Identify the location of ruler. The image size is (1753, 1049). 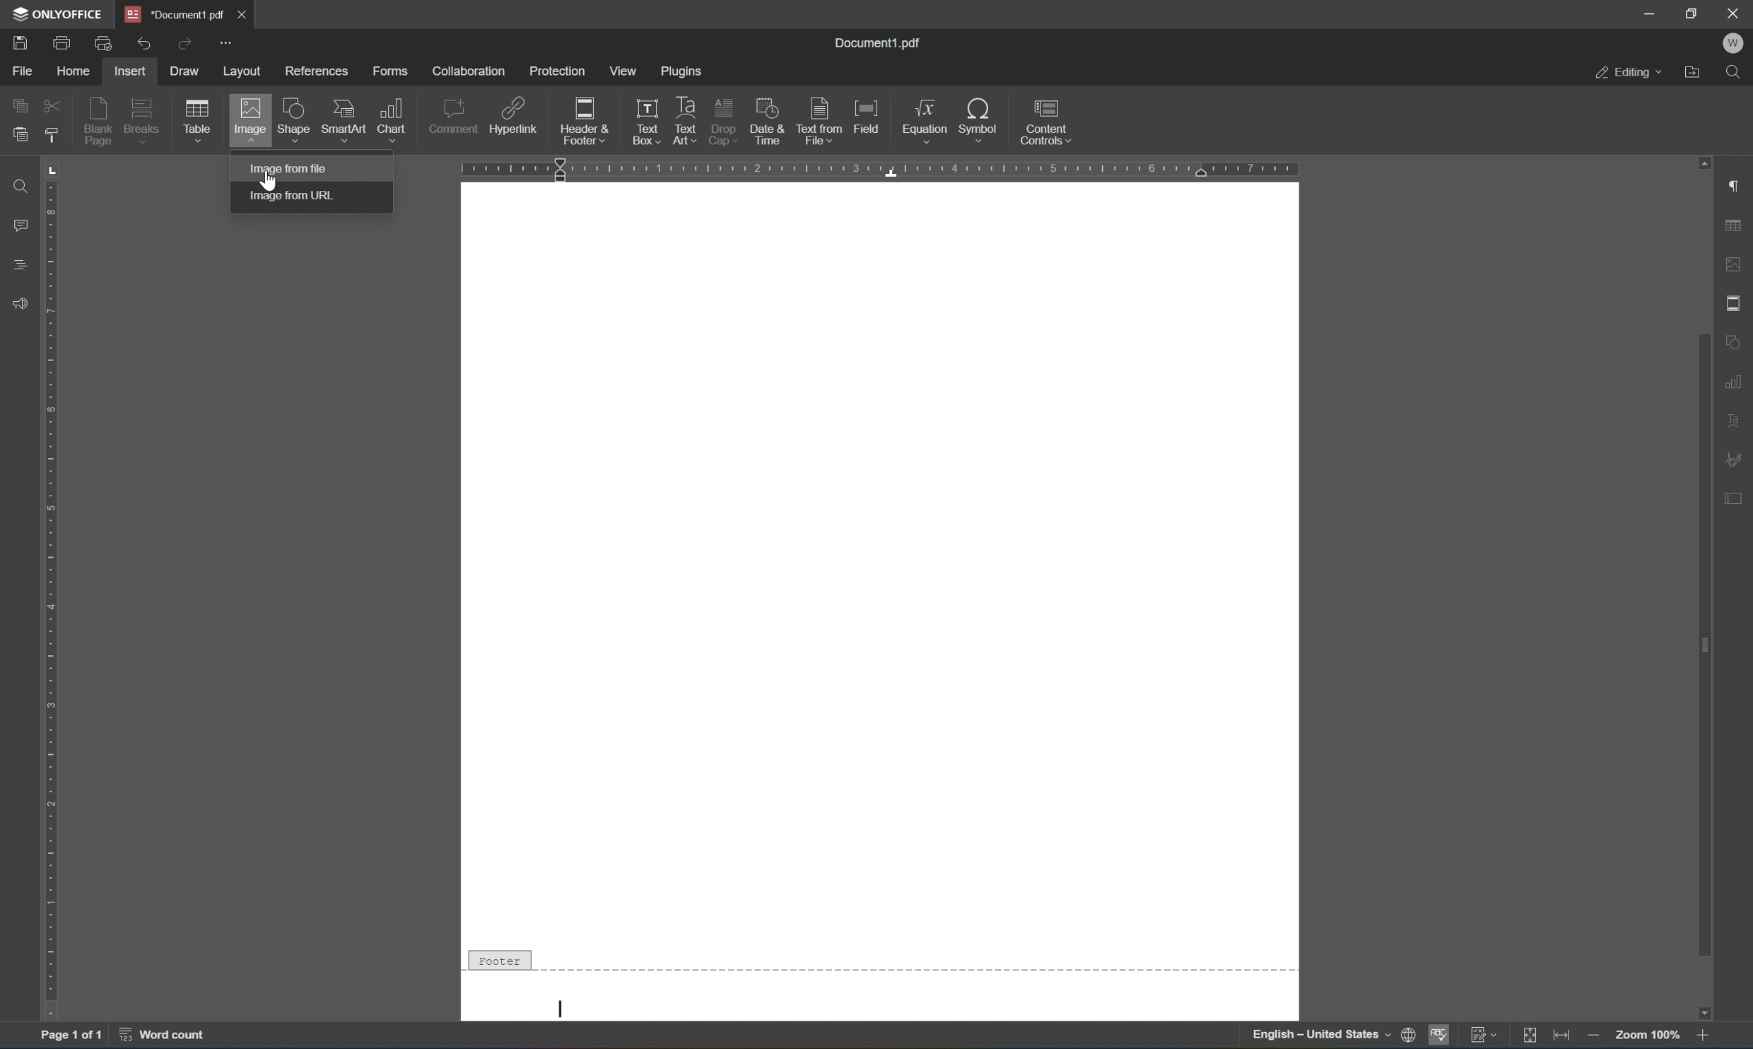
(886, 170).